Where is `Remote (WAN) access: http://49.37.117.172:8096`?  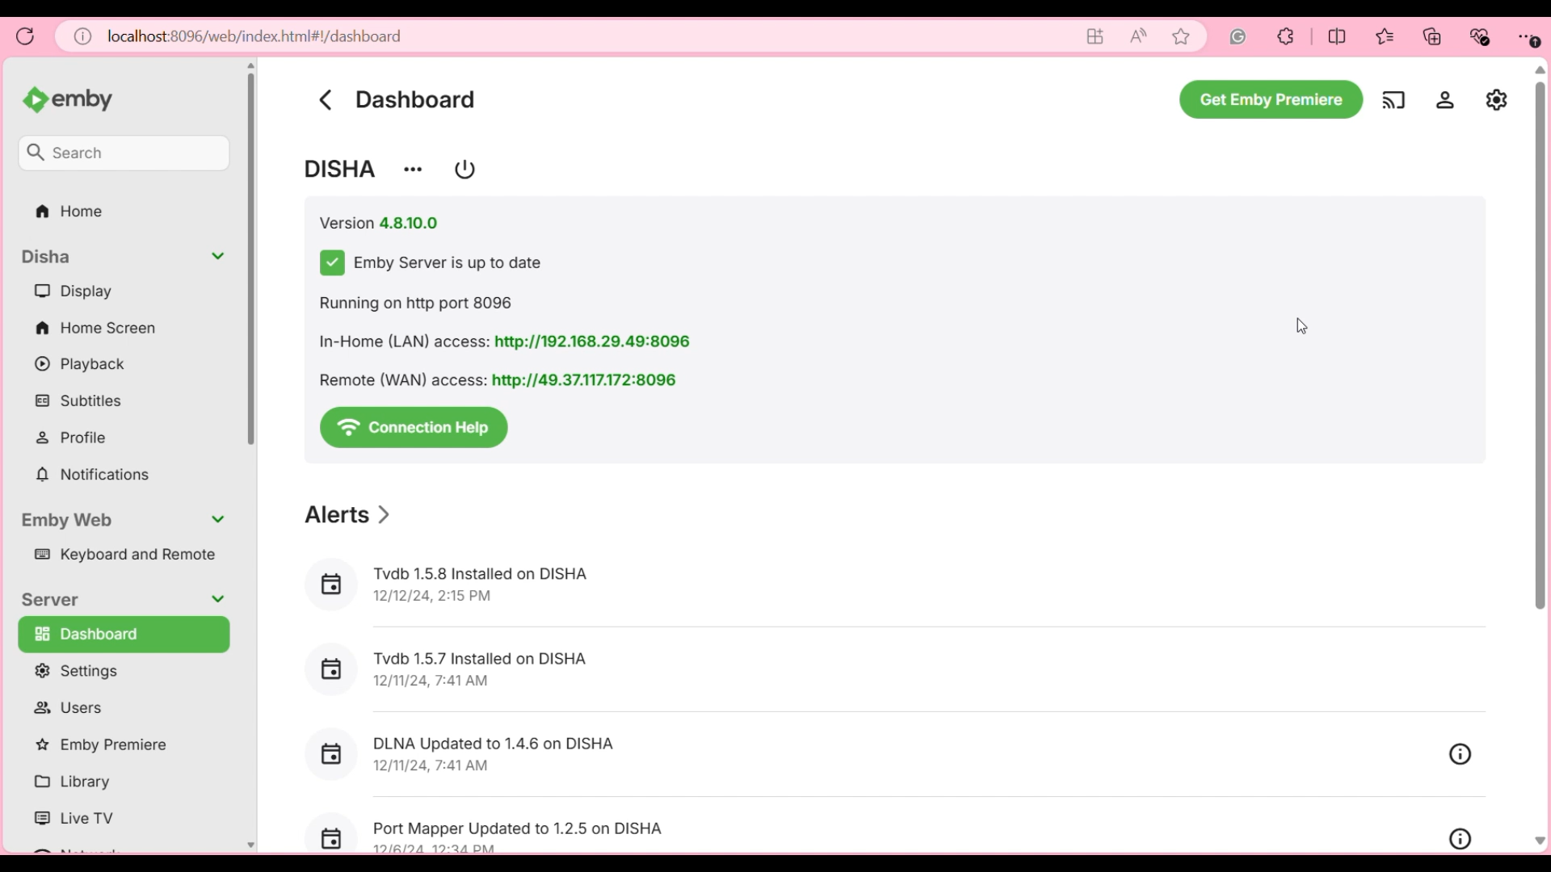
Remote (WAN) access: http://49.37.117.172:8096 is located at coordinates (498, 379).